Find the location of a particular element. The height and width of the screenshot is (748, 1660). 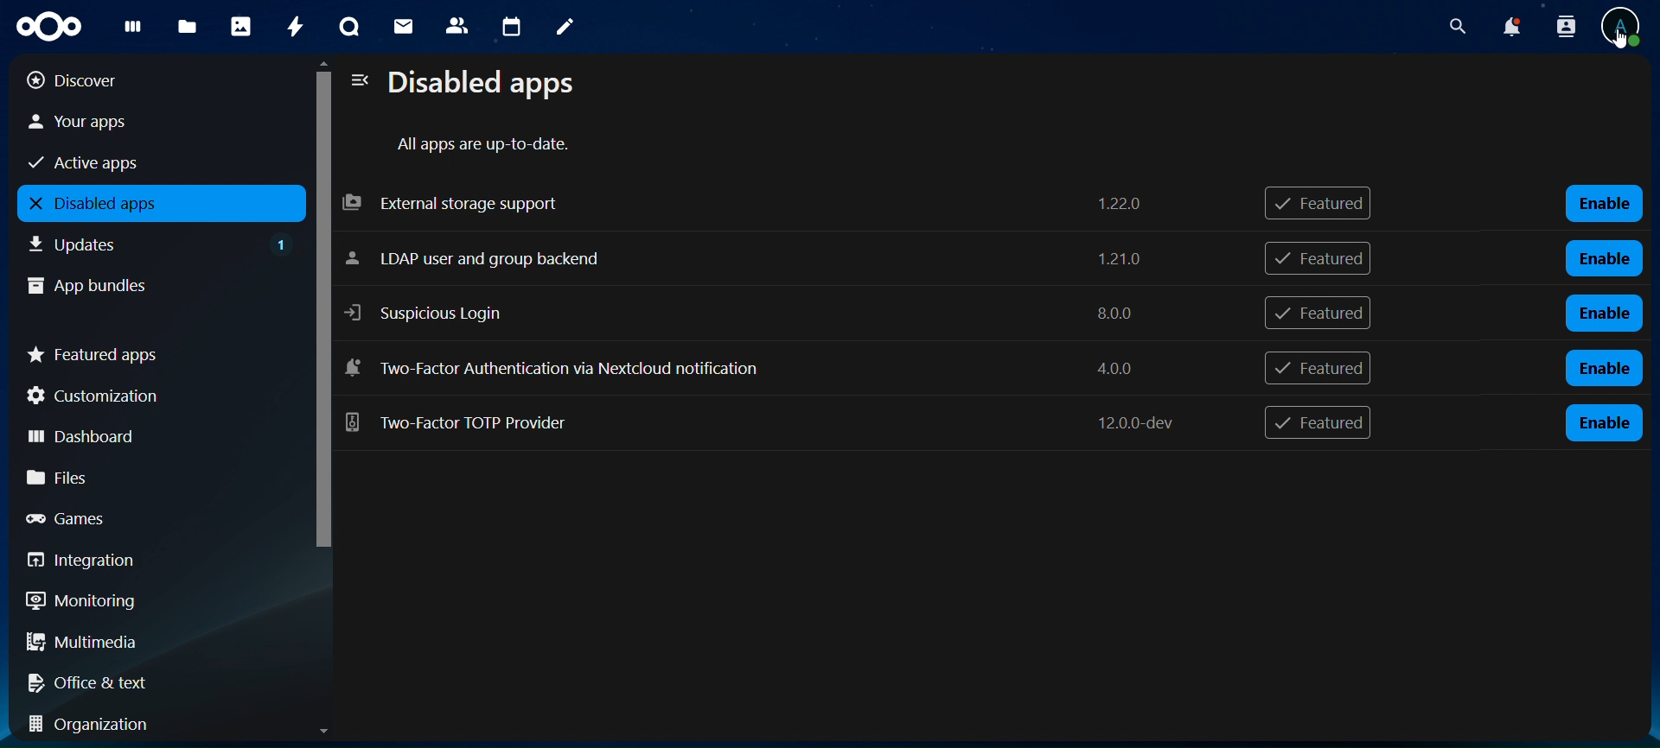

active apps is located at coordinates (139, 161).